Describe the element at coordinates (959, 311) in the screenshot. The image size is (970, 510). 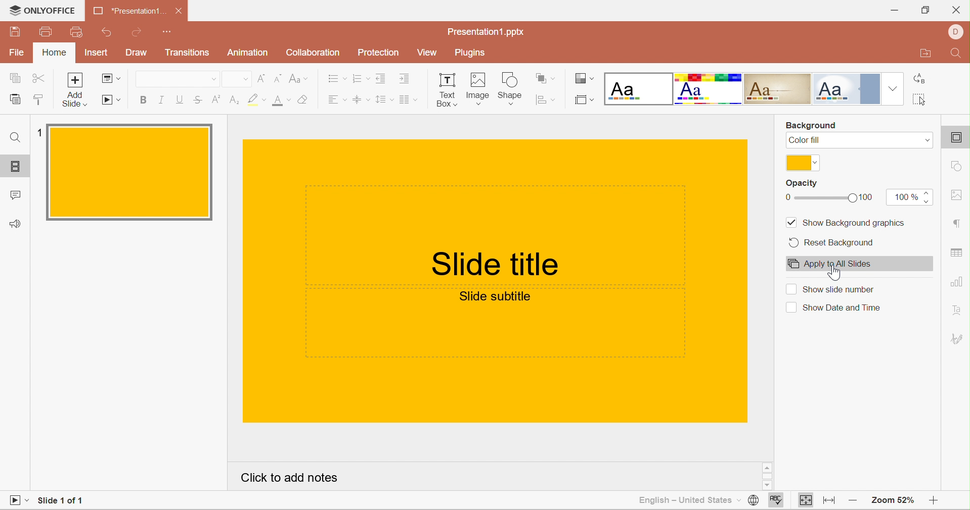
I see `Text Art settings` at that location.